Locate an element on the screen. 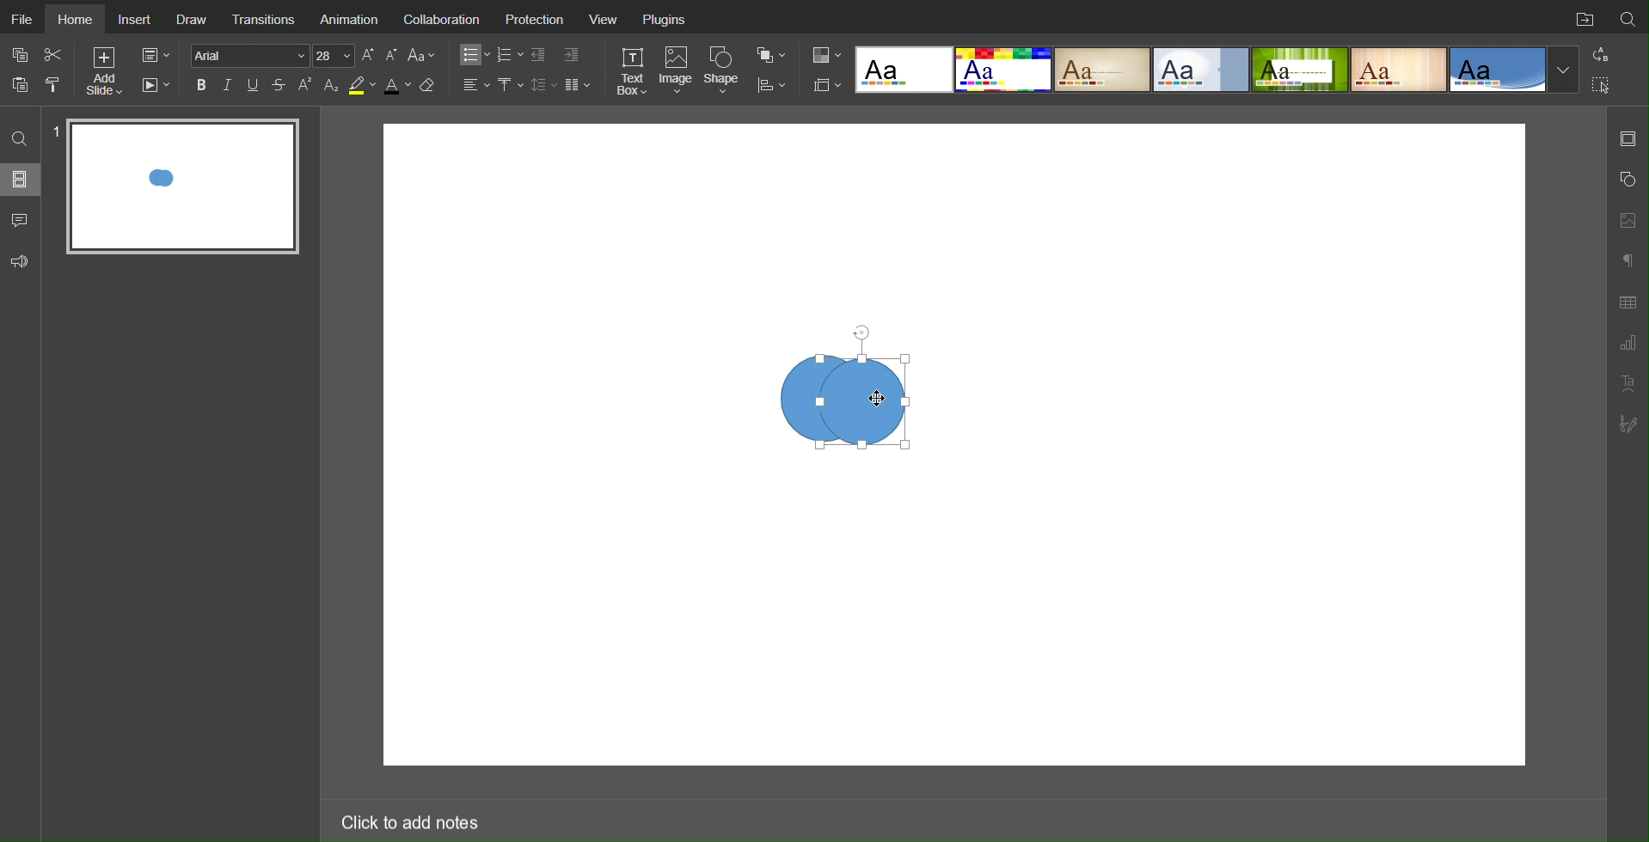  Collaboration is located at coordinates (447, 21).